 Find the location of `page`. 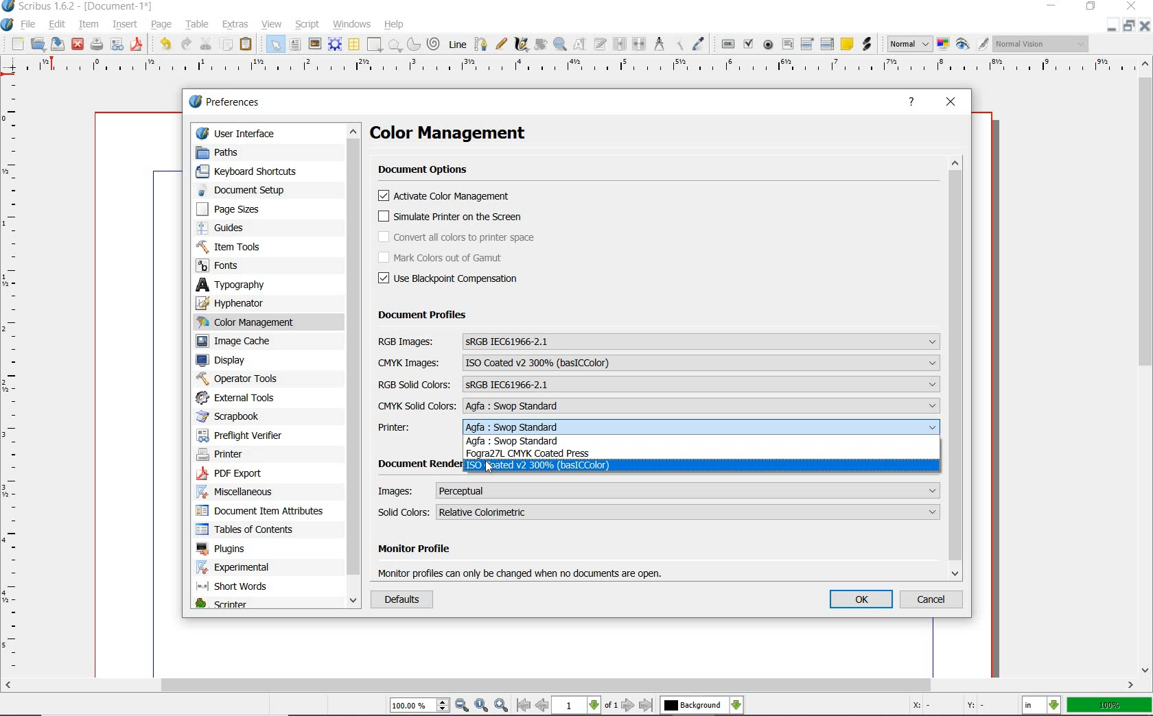

page is located at coordinates (163, 25).